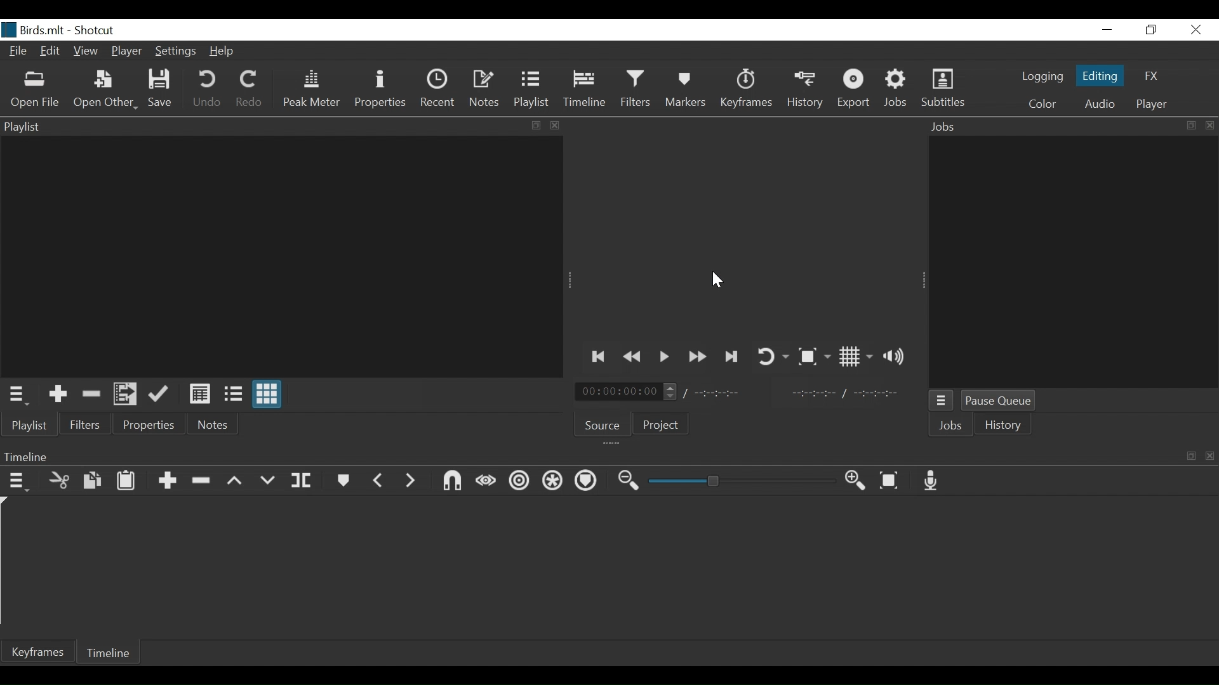 The image size is (1219, 685). I want to click on View as icons, so click(269, 396).